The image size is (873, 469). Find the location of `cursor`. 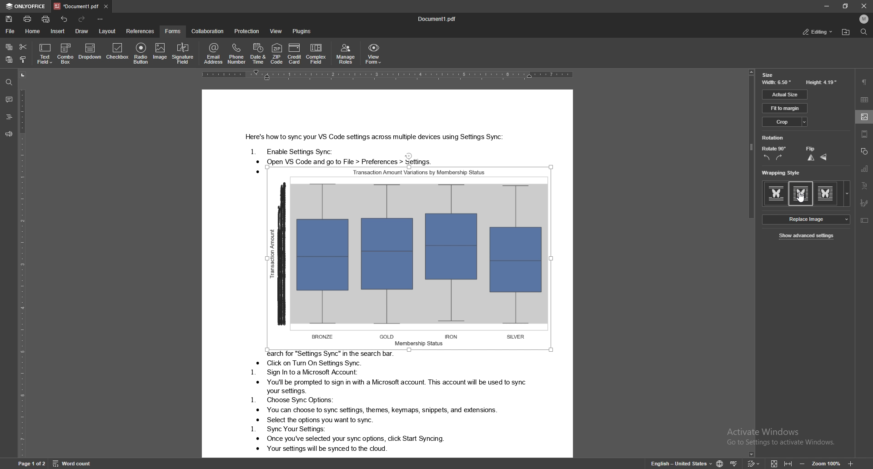

cursor is located at coordinates (802, 197).